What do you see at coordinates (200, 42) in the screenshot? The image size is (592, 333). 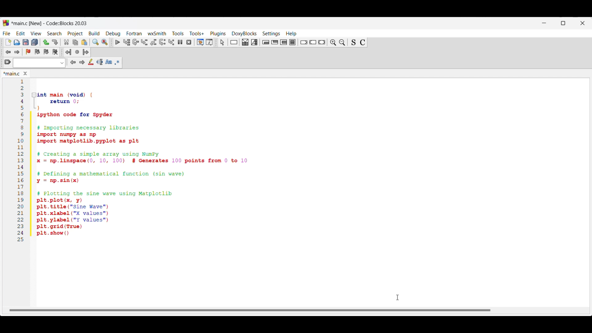 I see `Debugging windows` at bounding box center [200, 42].